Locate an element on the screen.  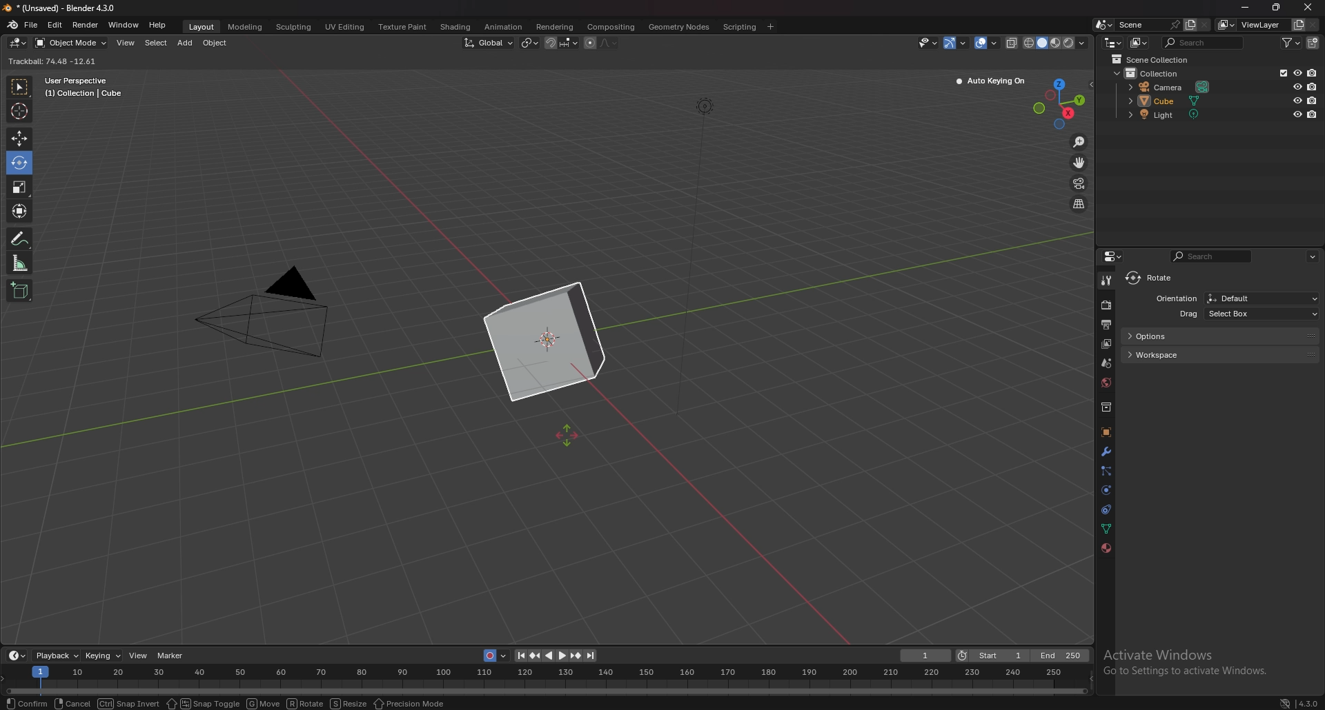
auto key recording is located at coordinates (493, 656).